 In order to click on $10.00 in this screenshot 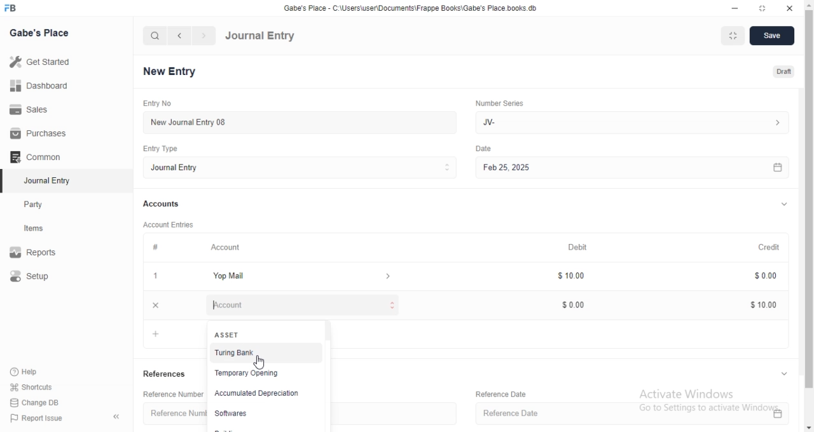, I will do `click(765, 304)`.